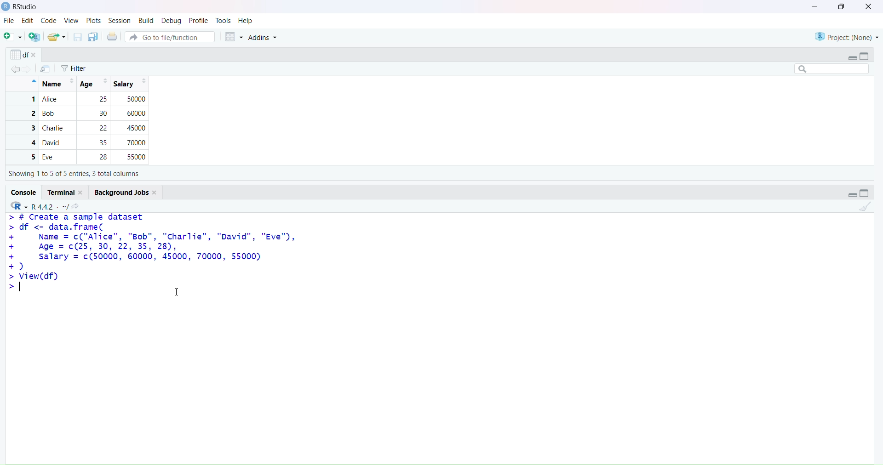  What do you see at coordinates (50, 20) in the screenshot?
I see `code` at bounding box center [50, 20].